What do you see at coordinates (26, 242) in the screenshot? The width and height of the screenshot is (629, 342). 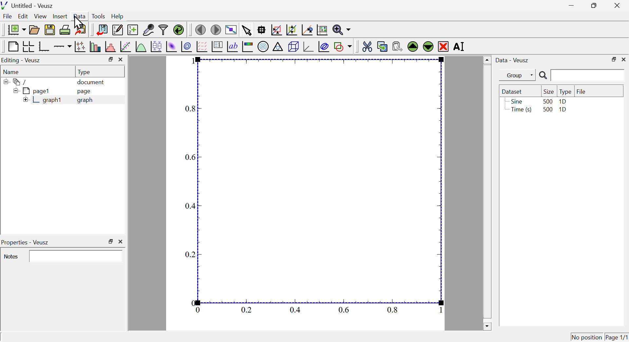 I see `Properties - veusz` at bounding box center [26, 242].